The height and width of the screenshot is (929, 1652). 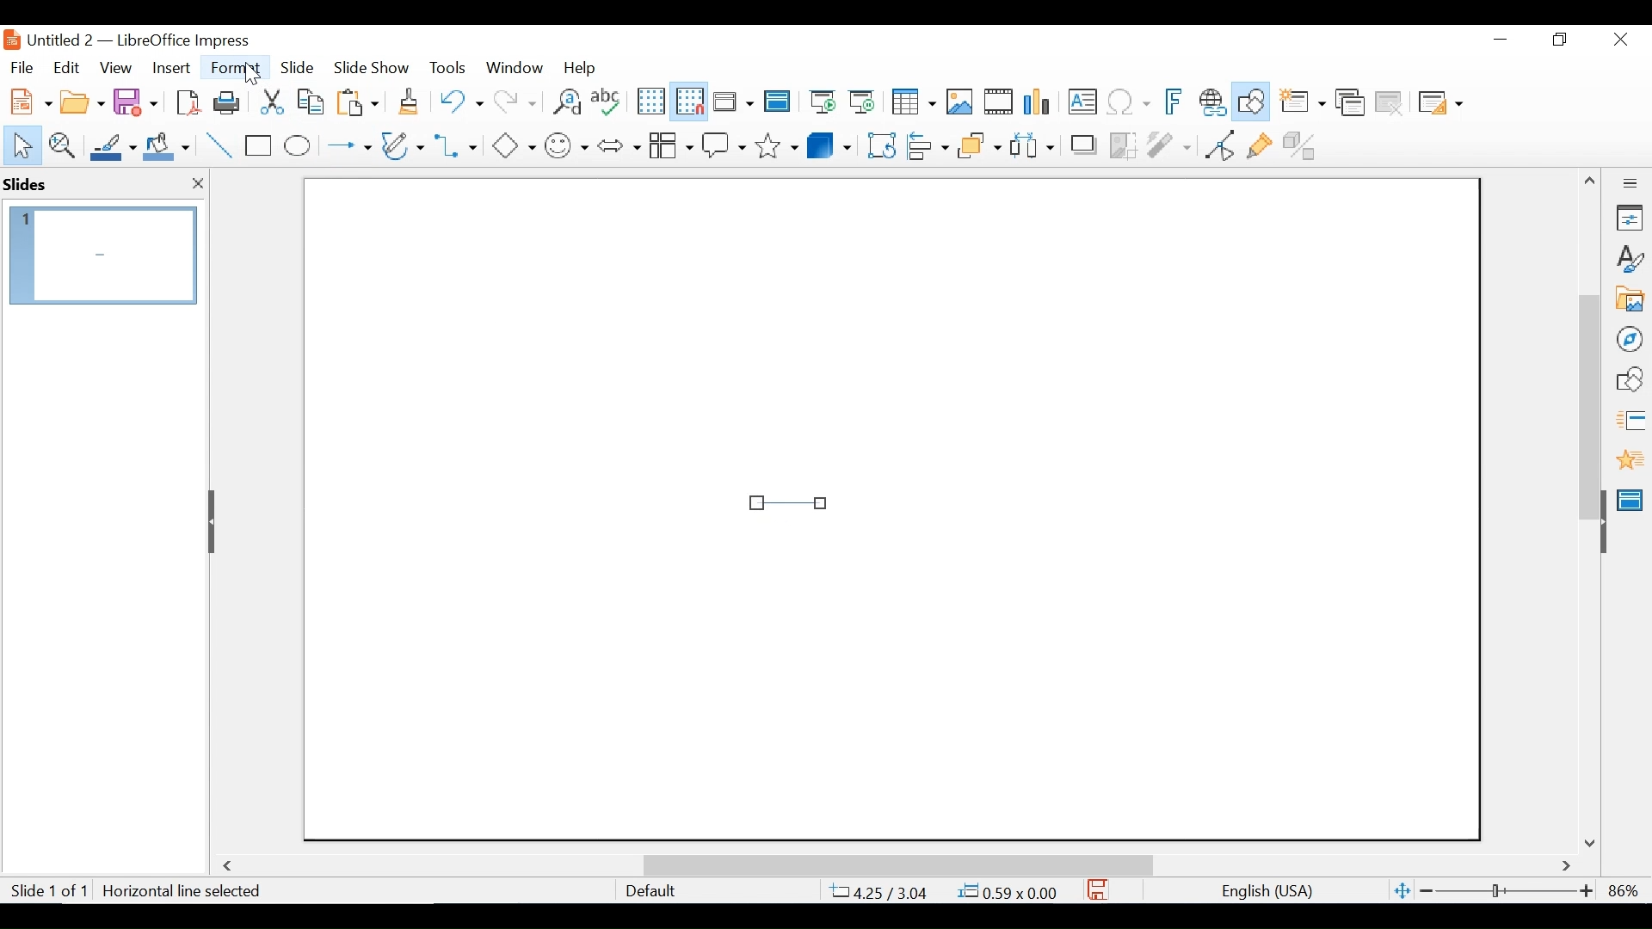 I want to click on Fit Slide to current window, so click(x=1402, y=892).